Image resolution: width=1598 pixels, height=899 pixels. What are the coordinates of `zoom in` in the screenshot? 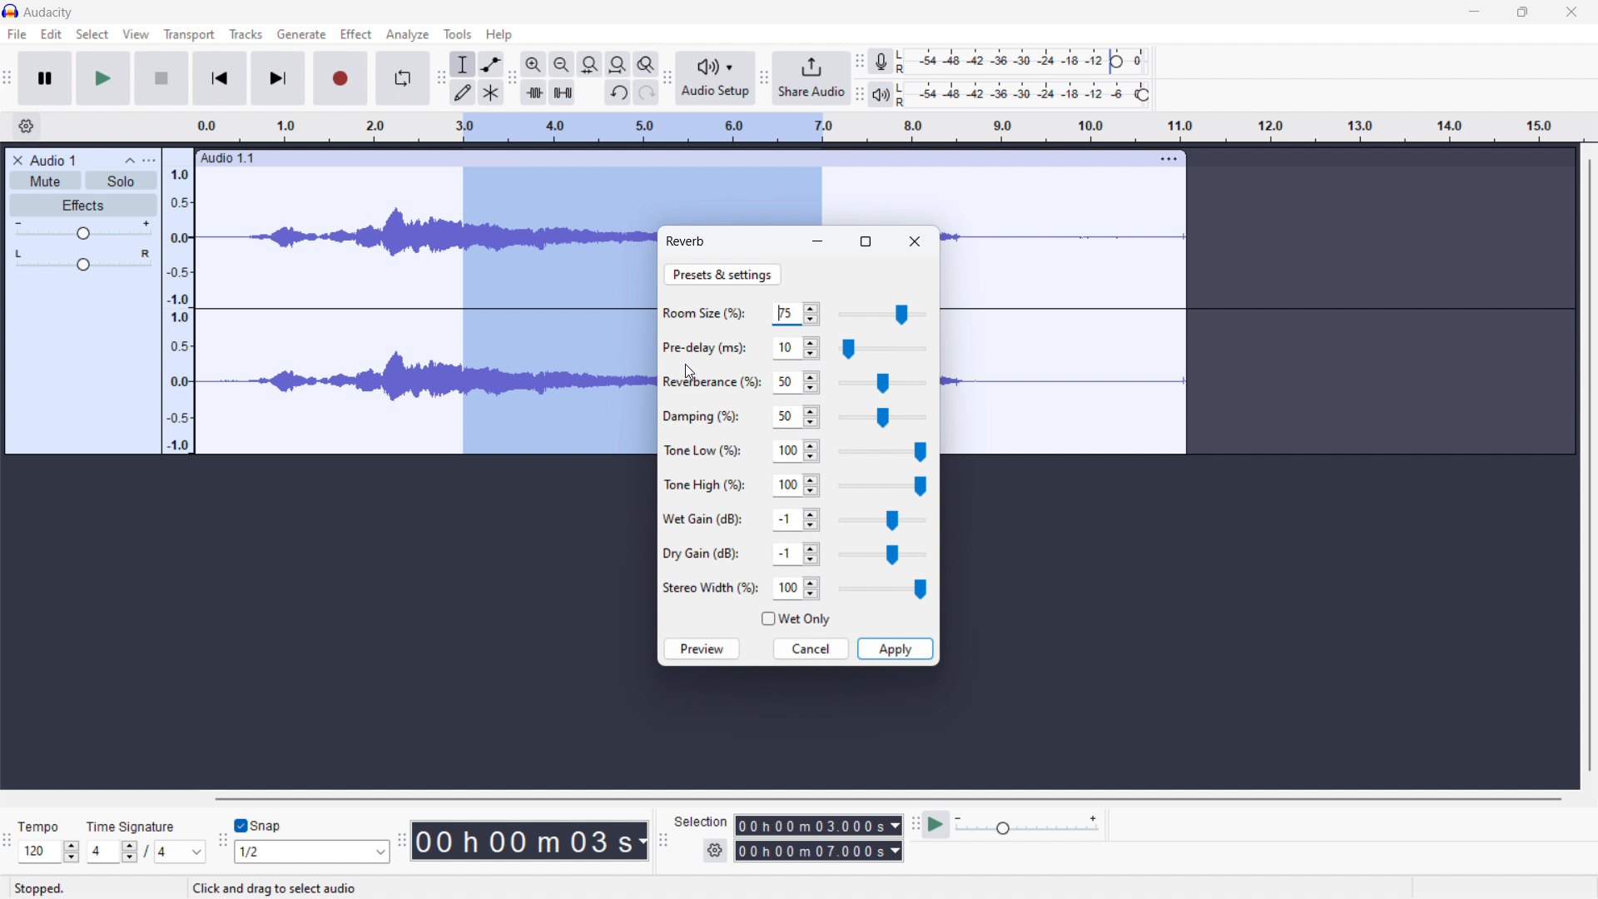 It's located at (533, 64).